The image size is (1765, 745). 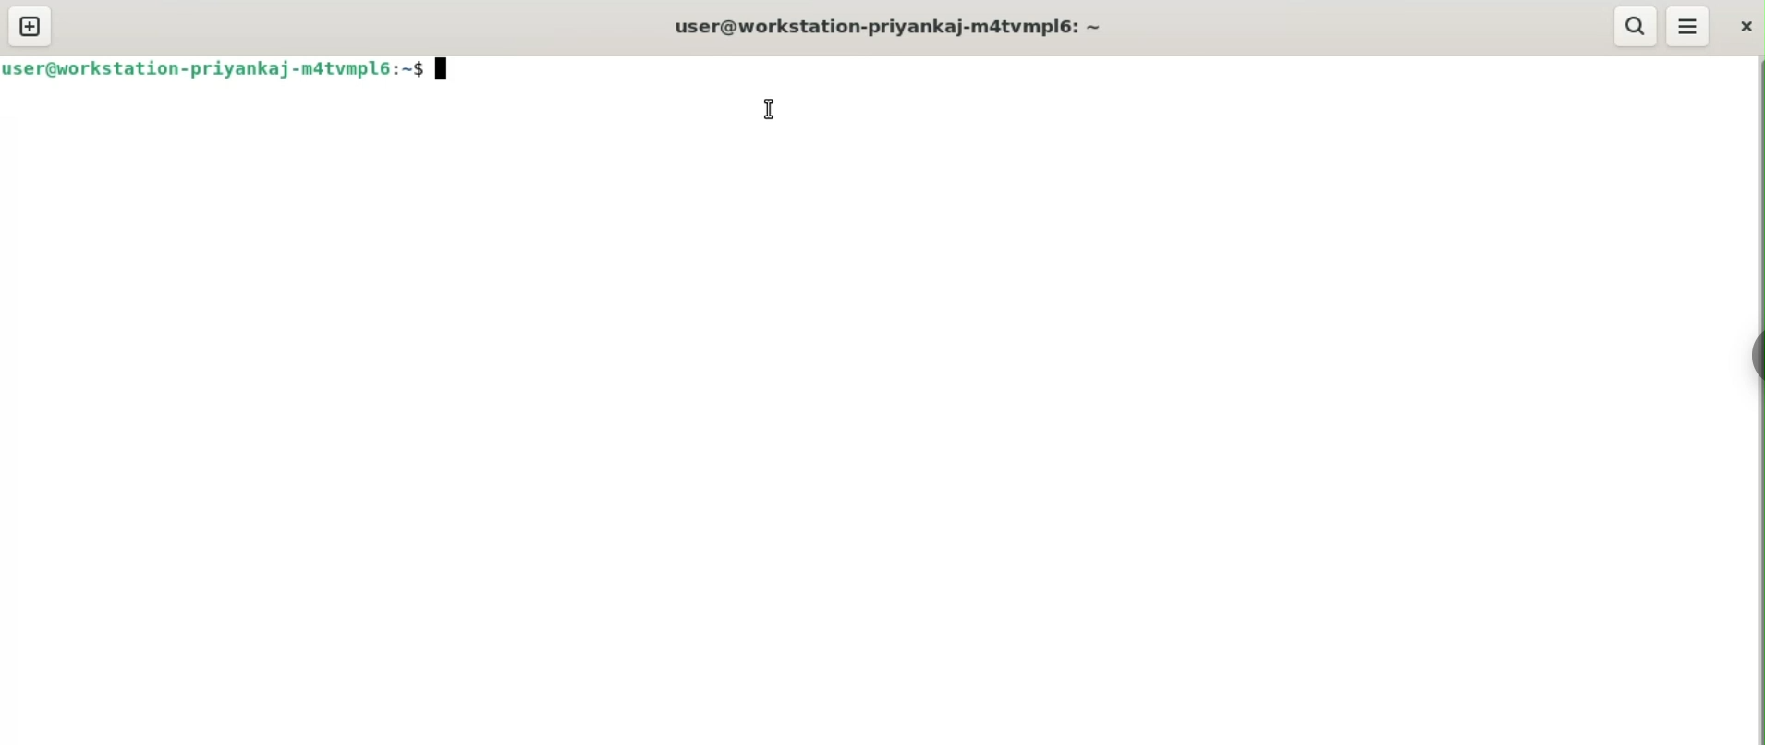 I want to click on menu, so click(x=1688, y=25).